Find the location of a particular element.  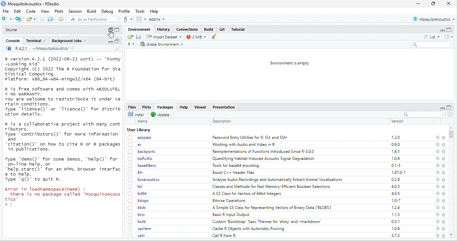

Console is located at coordinates (13, 41).